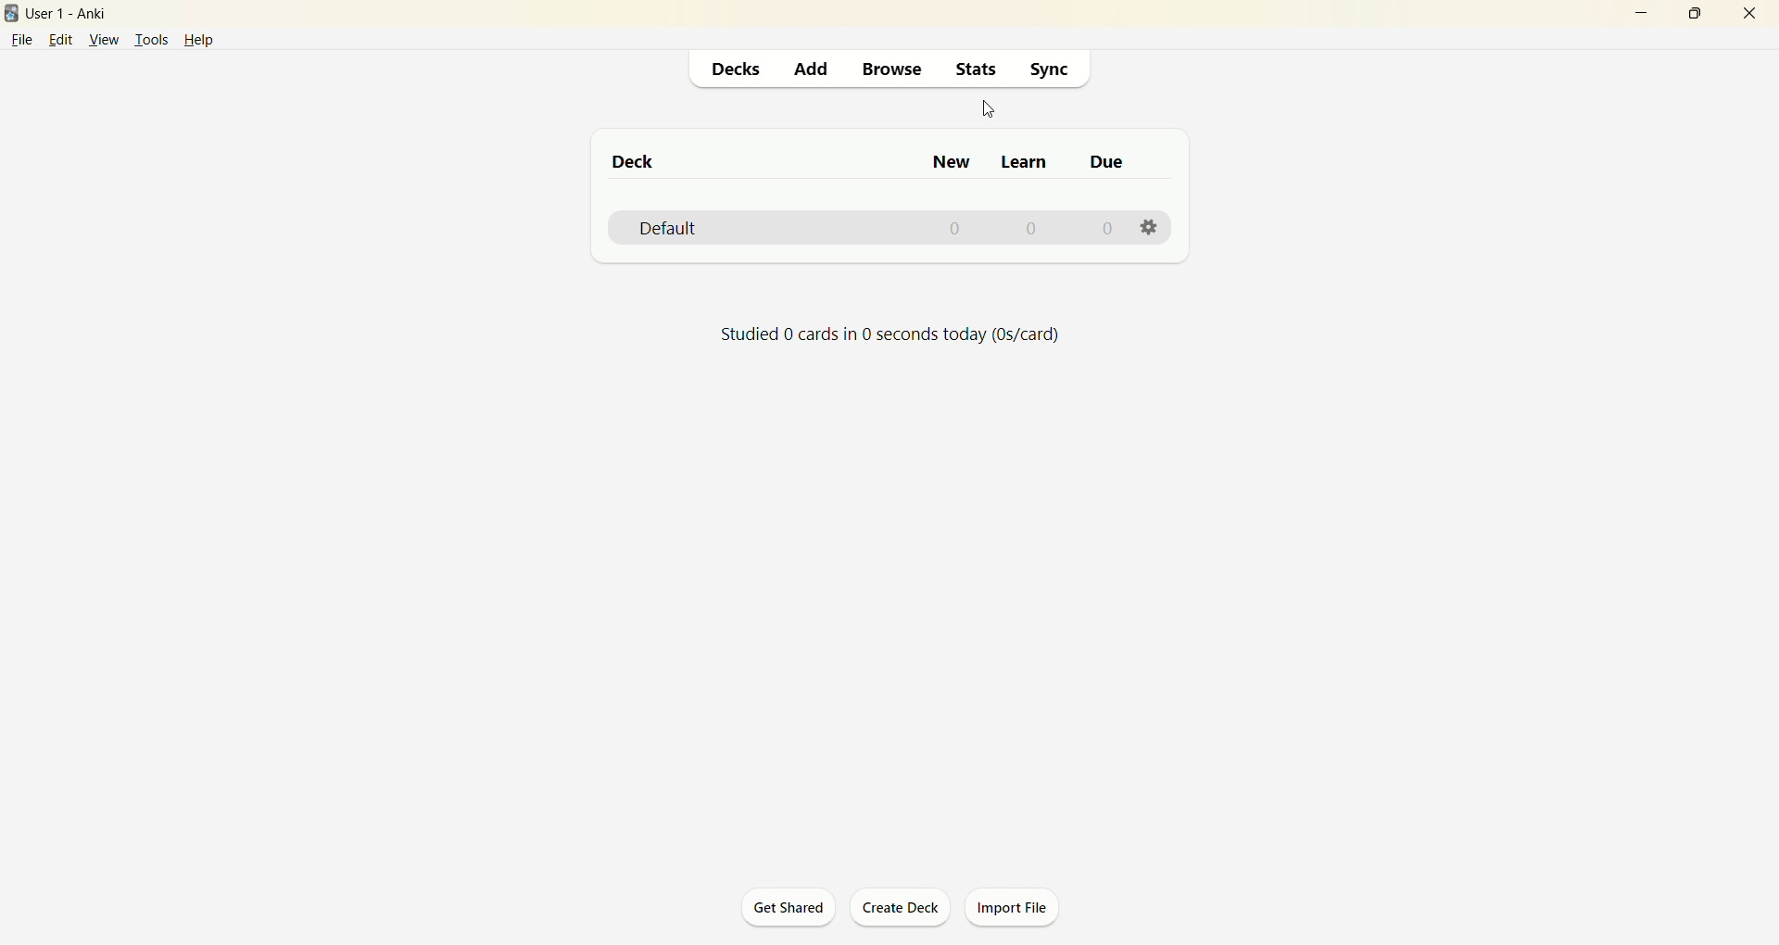 The height and width of the screenshot is (945, 1779). What do you see at coordinates (636, 160) in the screenshot?
I see `deck` at bounding box center [636, 160].